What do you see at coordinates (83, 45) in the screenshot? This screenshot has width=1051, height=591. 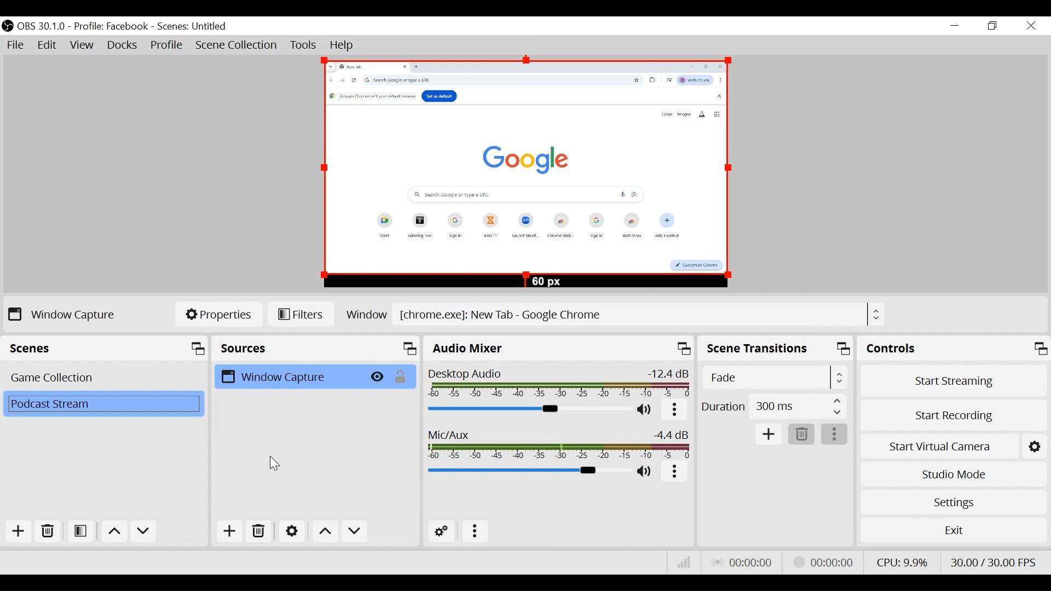 I see `View` at bounding box center [83, 45].